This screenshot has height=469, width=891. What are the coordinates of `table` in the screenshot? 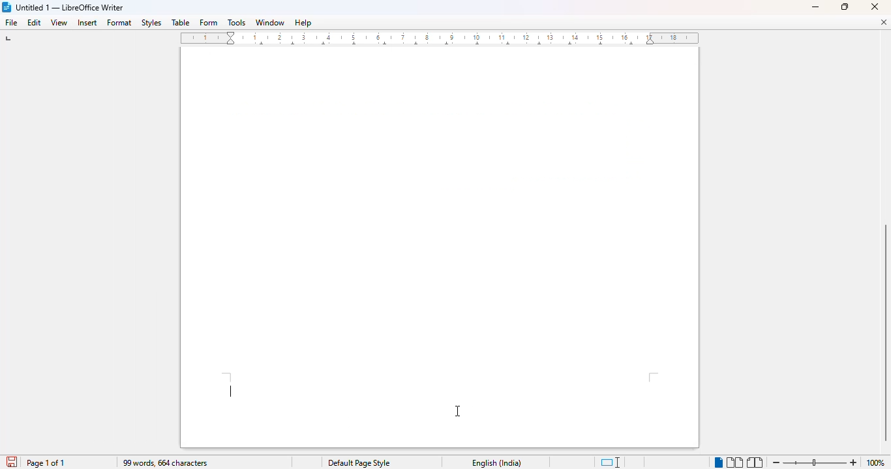 It's located at (181, 23).